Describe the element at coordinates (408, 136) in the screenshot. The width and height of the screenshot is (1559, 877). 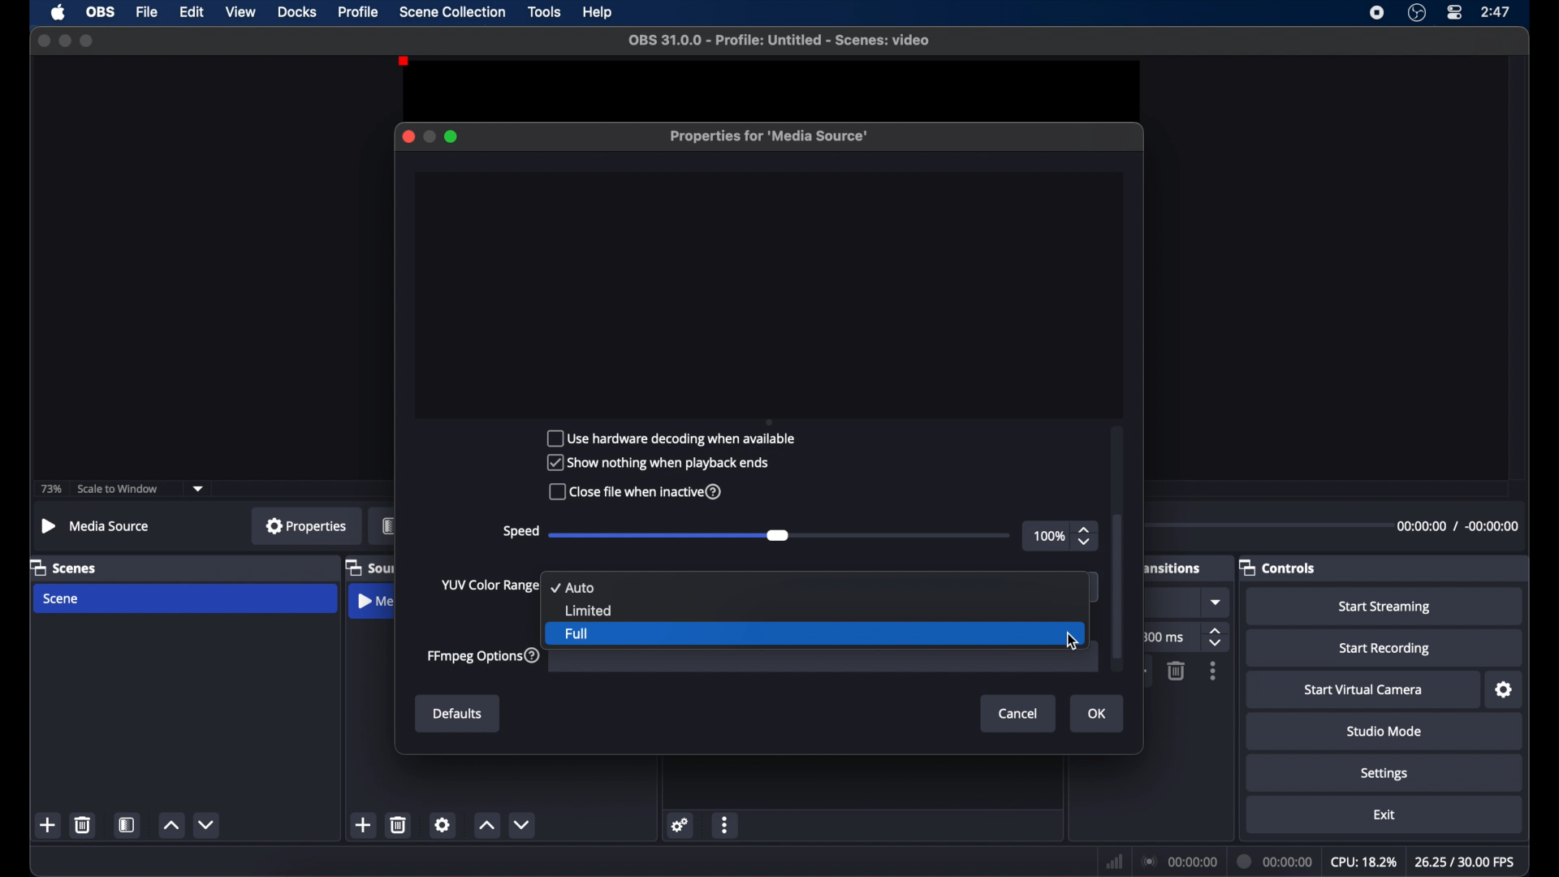
I see `close` at that location.